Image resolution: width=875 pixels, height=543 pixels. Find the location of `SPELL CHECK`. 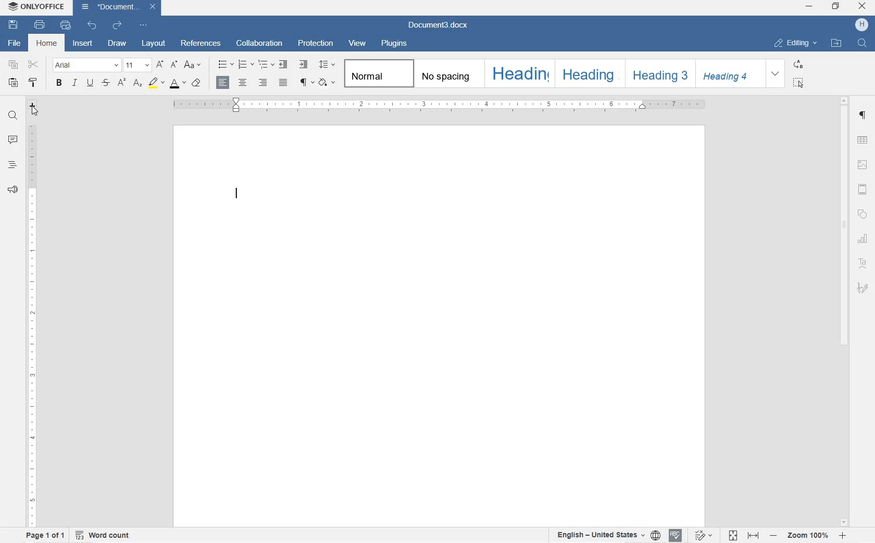

SPELL CHECK is located at coordinates (674, 535).